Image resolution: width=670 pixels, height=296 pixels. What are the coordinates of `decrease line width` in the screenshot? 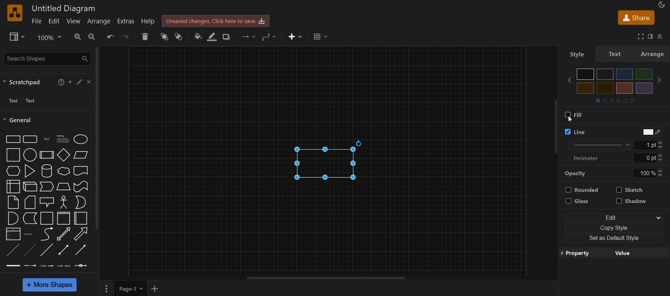 It's located at (662, 147).